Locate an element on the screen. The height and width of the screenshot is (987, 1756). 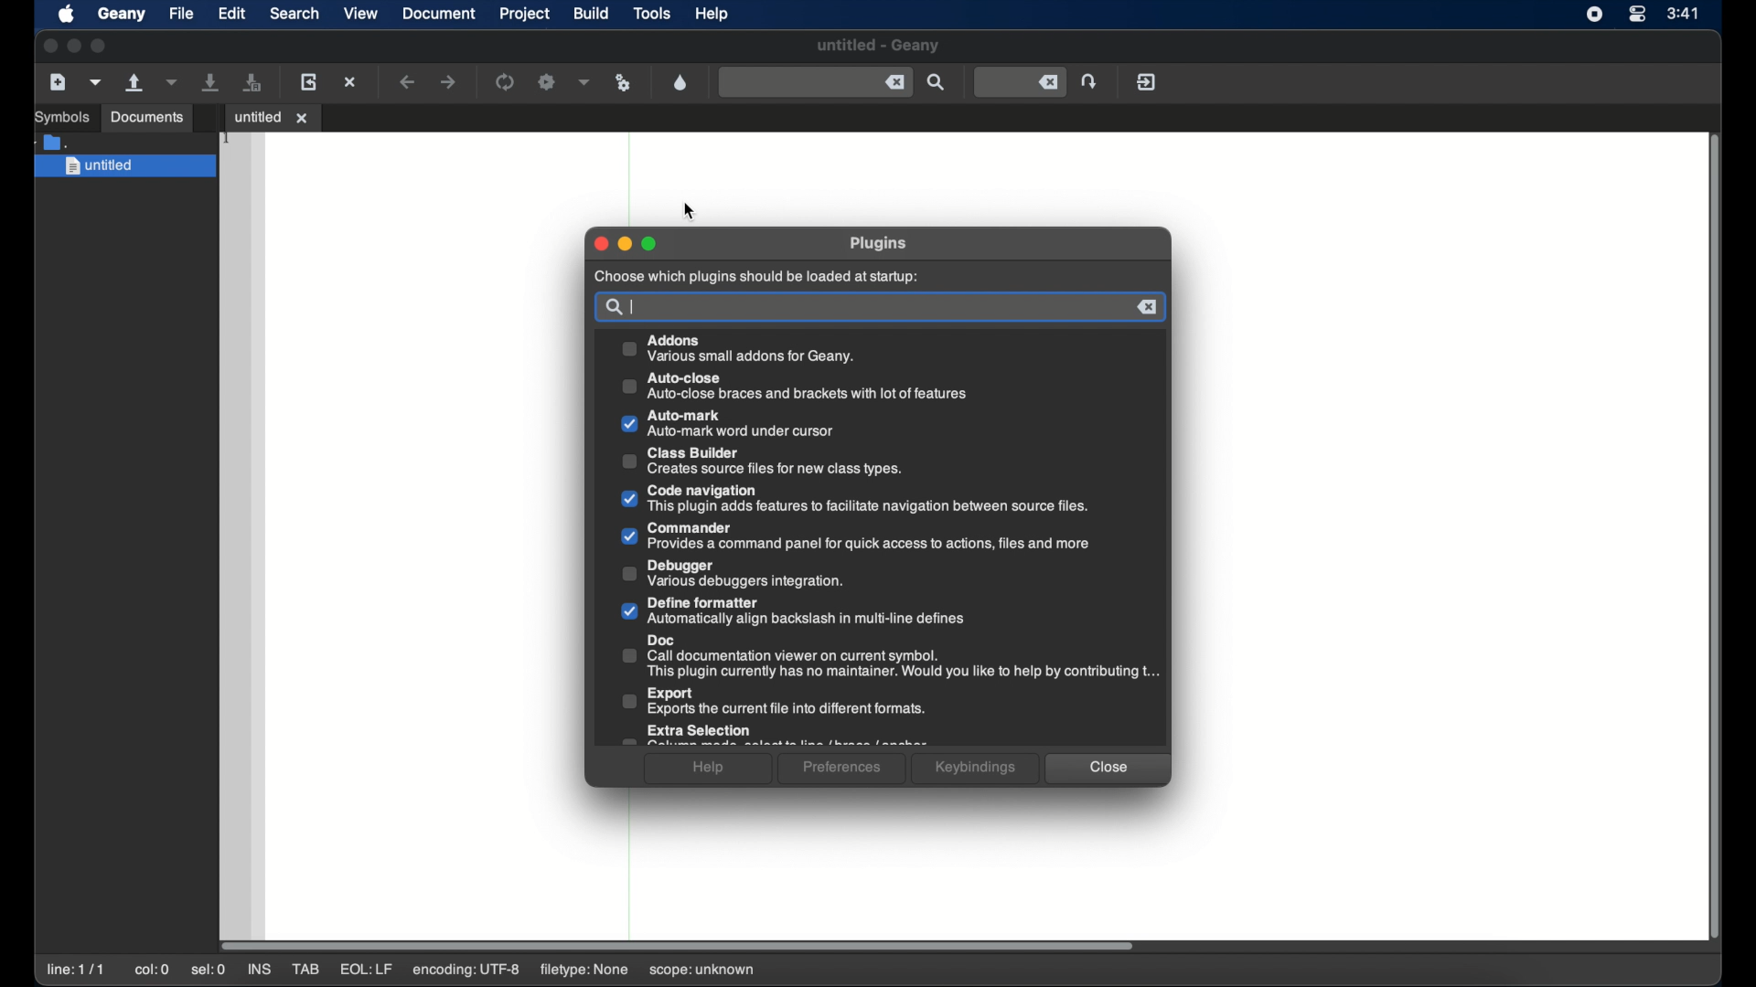
line: 1/1 is located at coordinates (76, 970).